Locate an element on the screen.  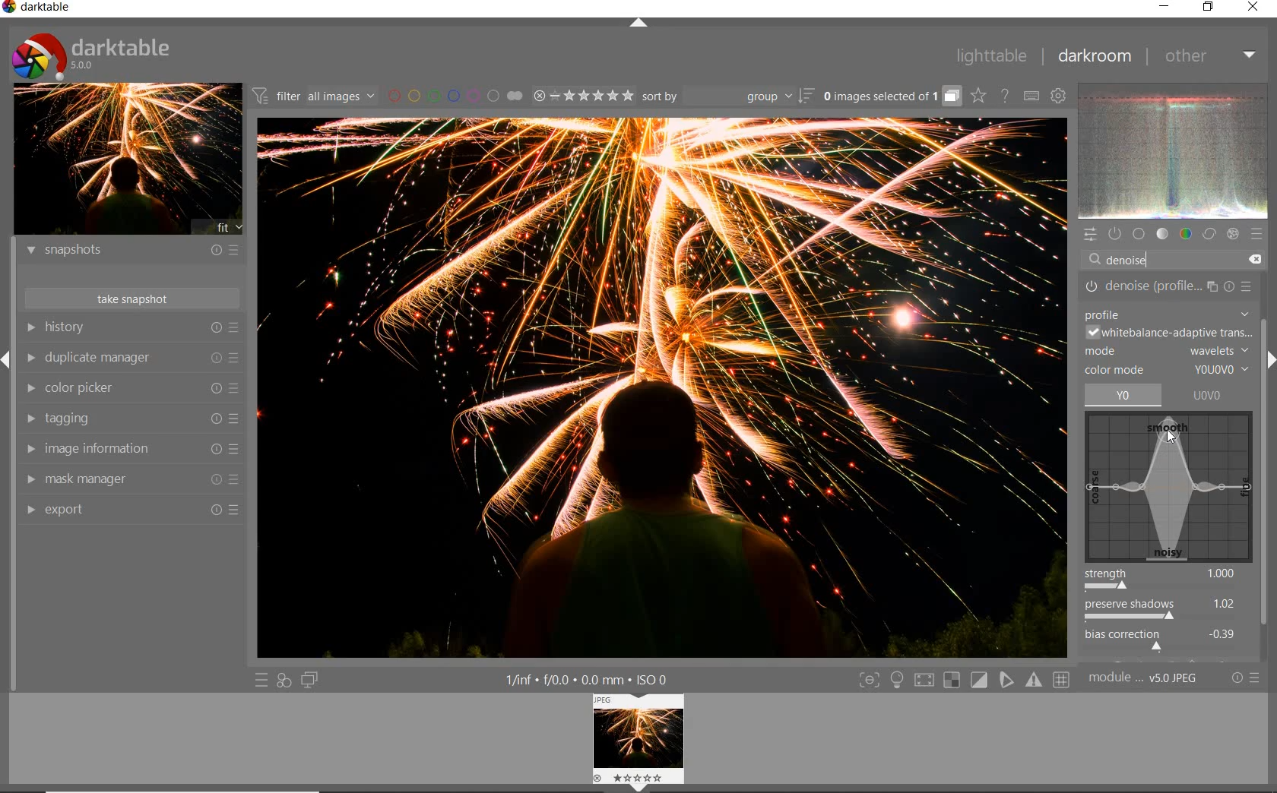
base is located at coordinates (1140, 235).